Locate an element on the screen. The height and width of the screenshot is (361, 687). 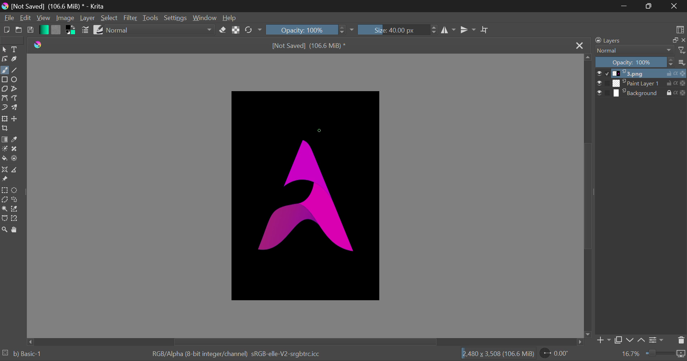
Ellipses is located at coordinates (16, 80).